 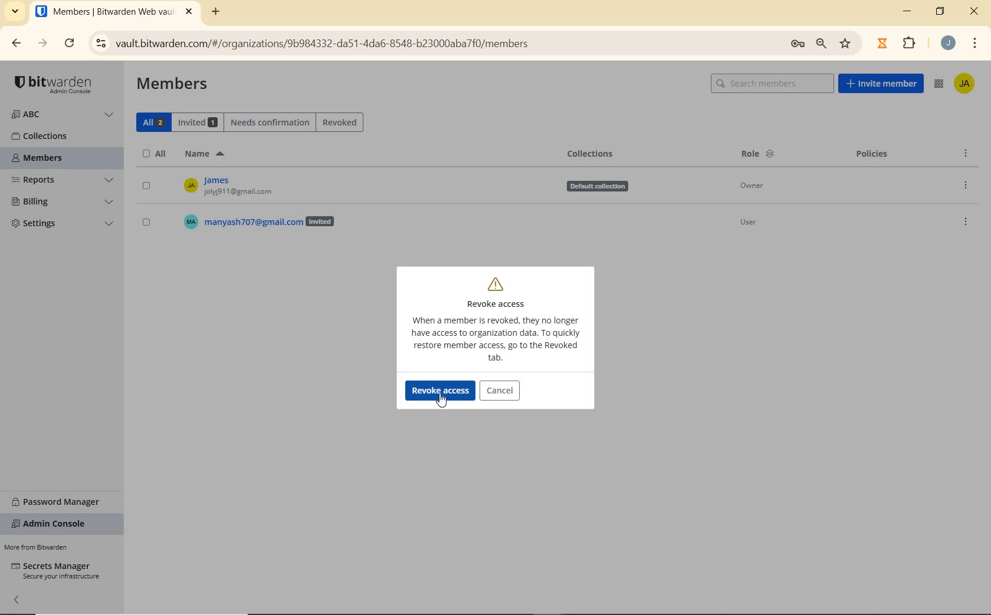 What do you see at coordinates (968, 154) in the screenshot?
I see `OPTIONS` at bounding box center [968, 154].